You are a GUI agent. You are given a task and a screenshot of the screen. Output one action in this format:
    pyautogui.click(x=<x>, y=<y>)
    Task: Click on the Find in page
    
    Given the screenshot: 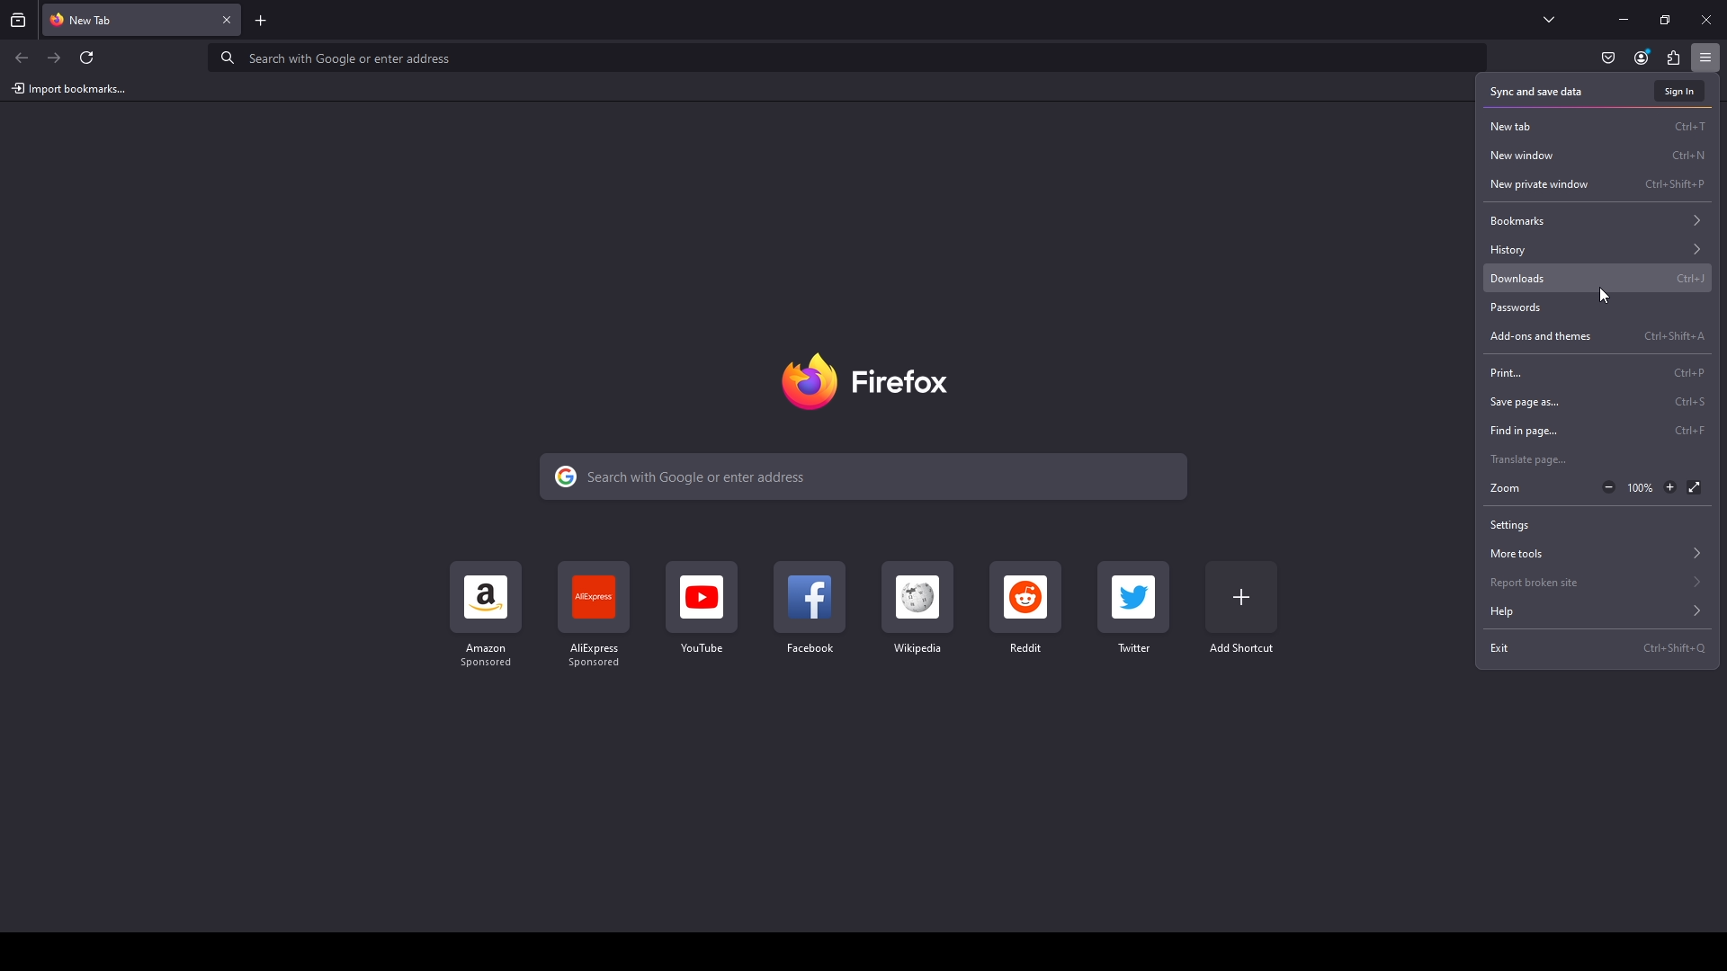 What is the action you would take?
    pyautogui.click(x=1600, y=432)
    